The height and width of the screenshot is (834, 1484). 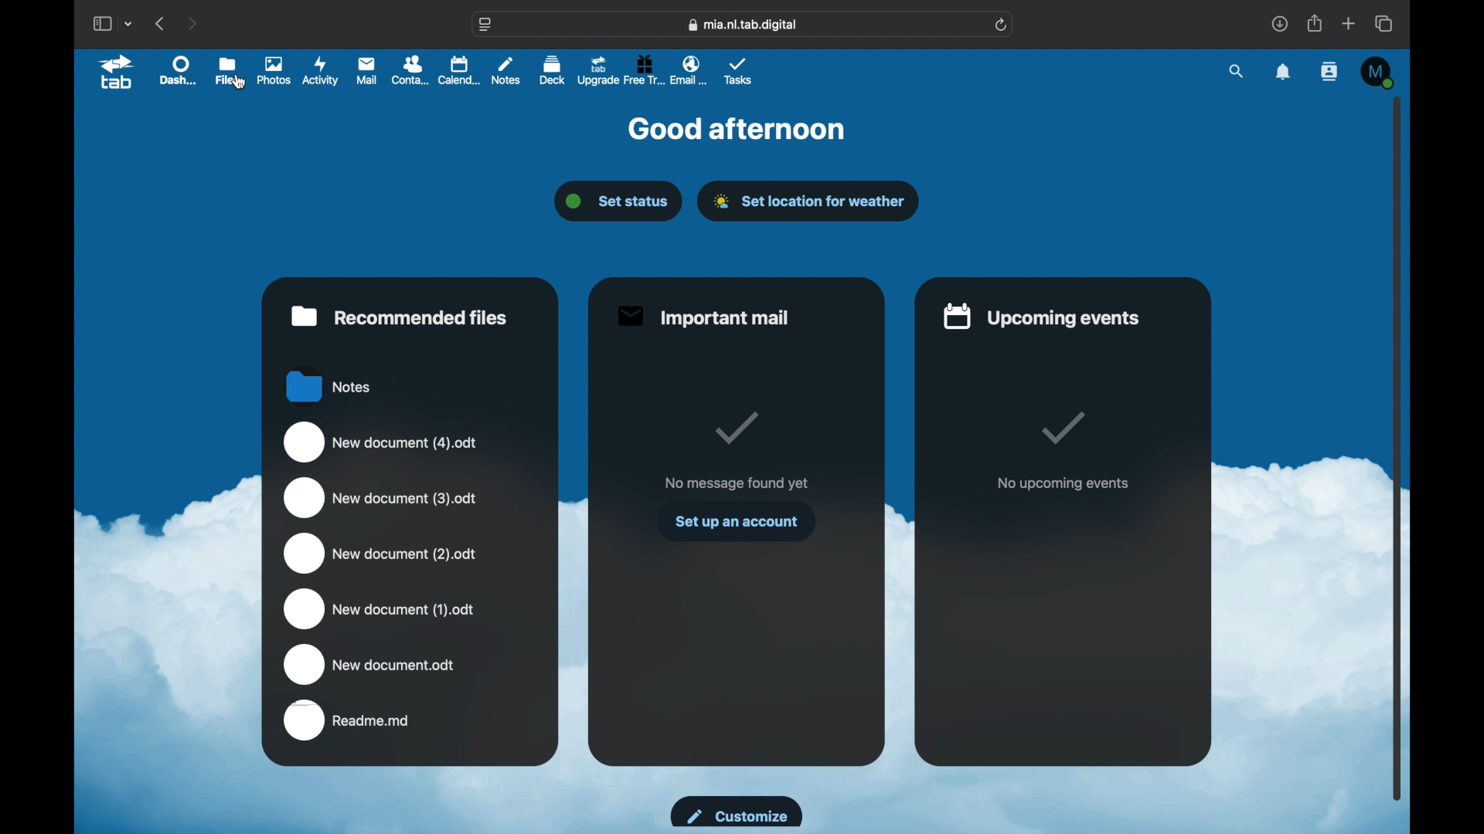 What do you see at coordinates (228, 72) in the screenshot?
I see `files` at bounding box center [228, 72].